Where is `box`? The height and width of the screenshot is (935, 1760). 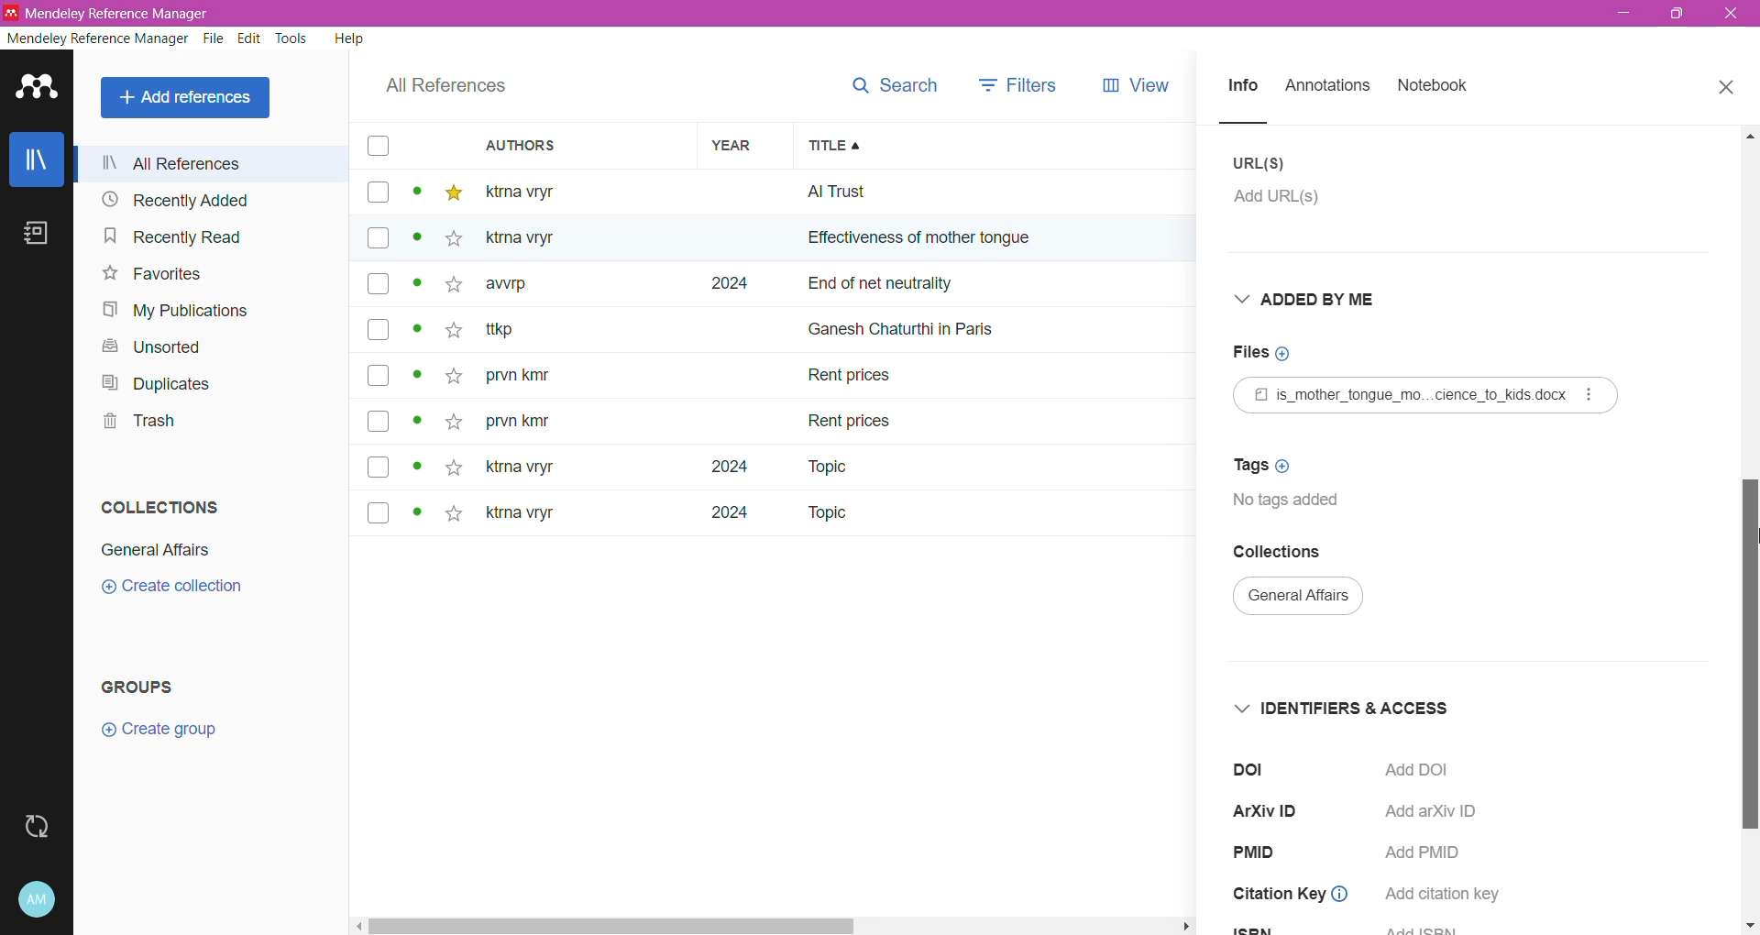
box is located at coordinates (384, 467).